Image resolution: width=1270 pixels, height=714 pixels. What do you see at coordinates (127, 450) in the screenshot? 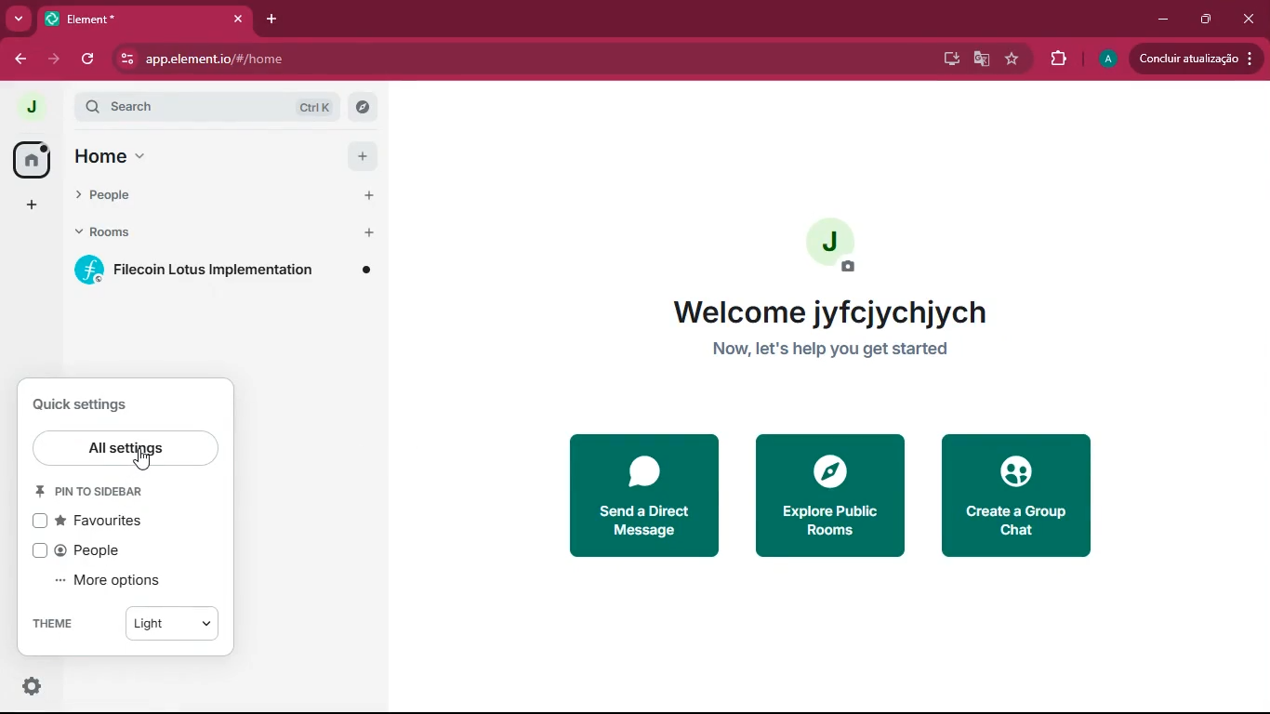
I see `all settings` at bounding box center [127, 450].